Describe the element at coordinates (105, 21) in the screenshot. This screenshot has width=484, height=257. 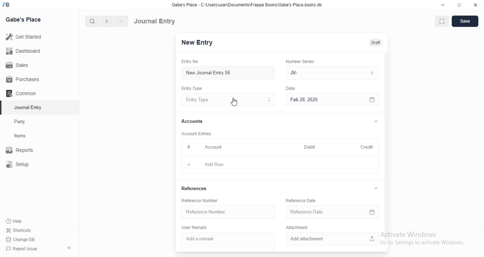
I see `previous` at that location.